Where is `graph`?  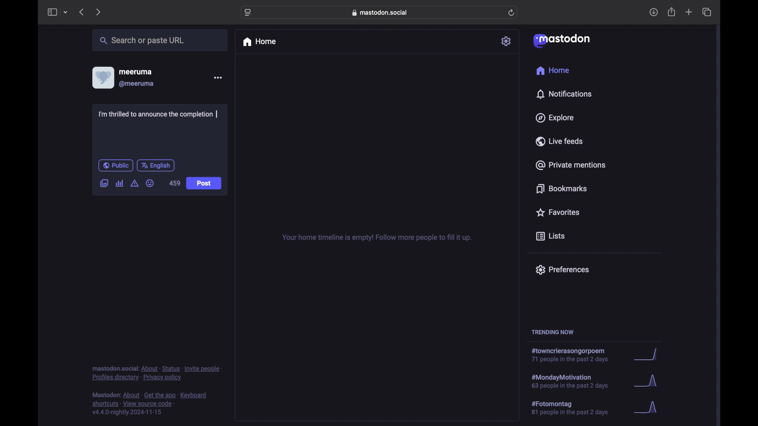
graph is located at coordinates (648, 408).